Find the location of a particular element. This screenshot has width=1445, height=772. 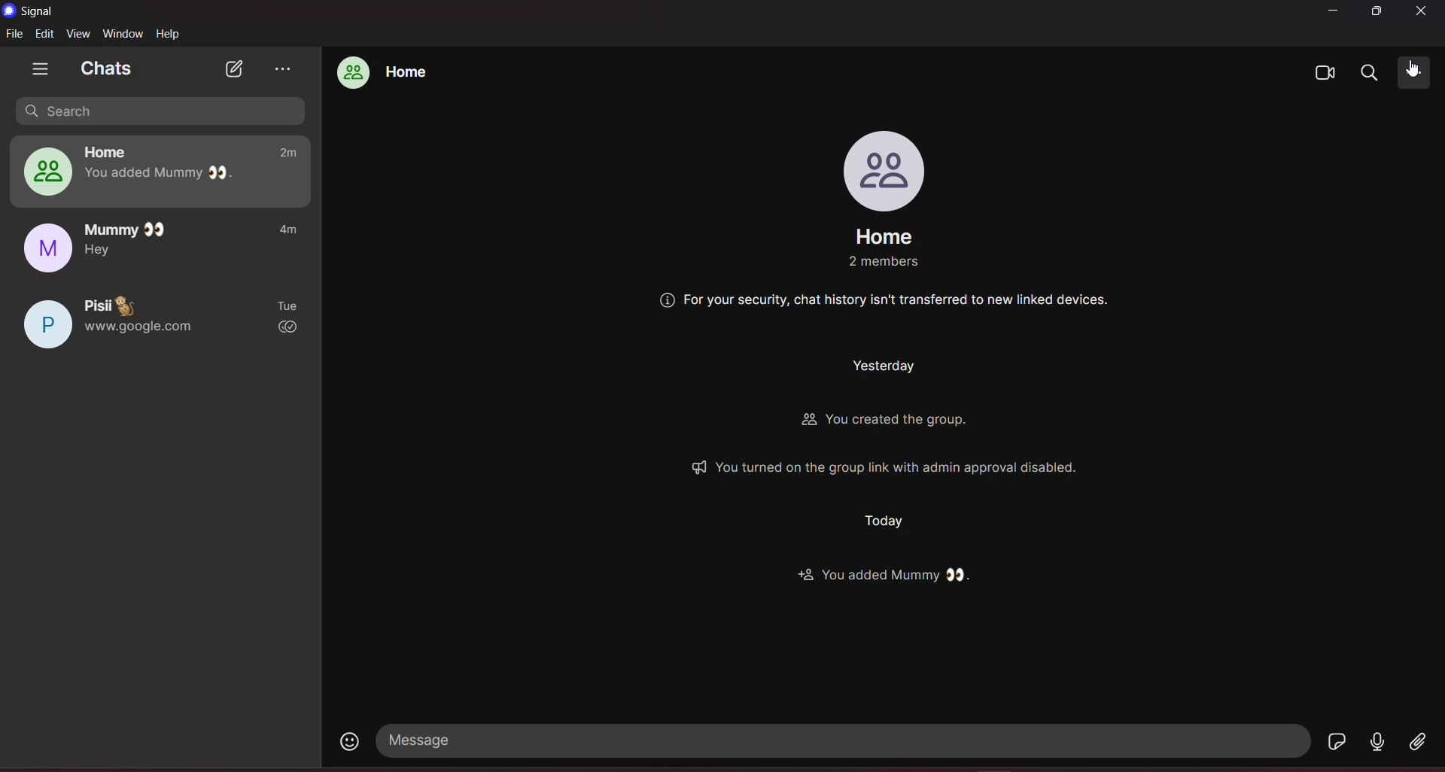

group name is located at coordinates (885, 236).